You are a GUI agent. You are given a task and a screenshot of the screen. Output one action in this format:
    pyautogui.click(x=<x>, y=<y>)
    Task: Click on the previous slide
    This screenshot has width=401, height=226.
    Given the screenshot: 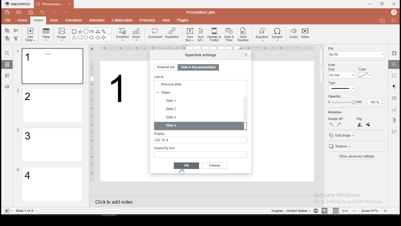 What is the action you would take?
    pyautogui.click(x=198, y=109)
    